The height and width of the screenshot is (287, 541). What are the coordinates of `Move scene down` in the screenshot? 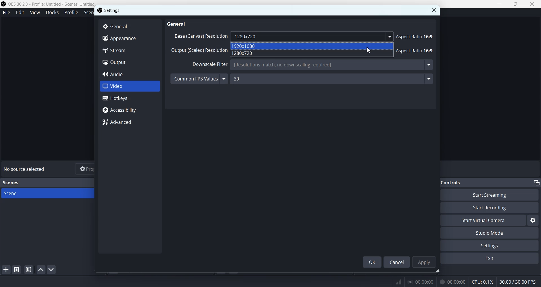 It's located at (51, 270).